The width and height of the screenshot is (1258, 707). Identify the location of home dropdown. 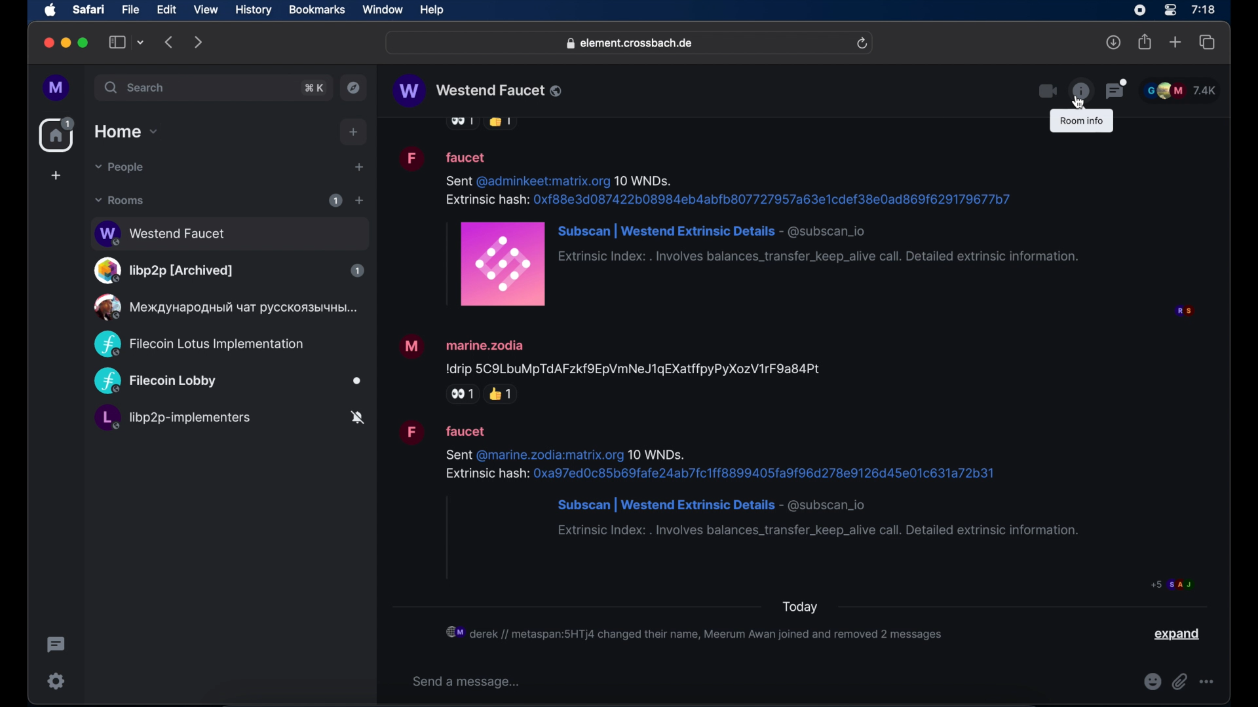
(126, 132).